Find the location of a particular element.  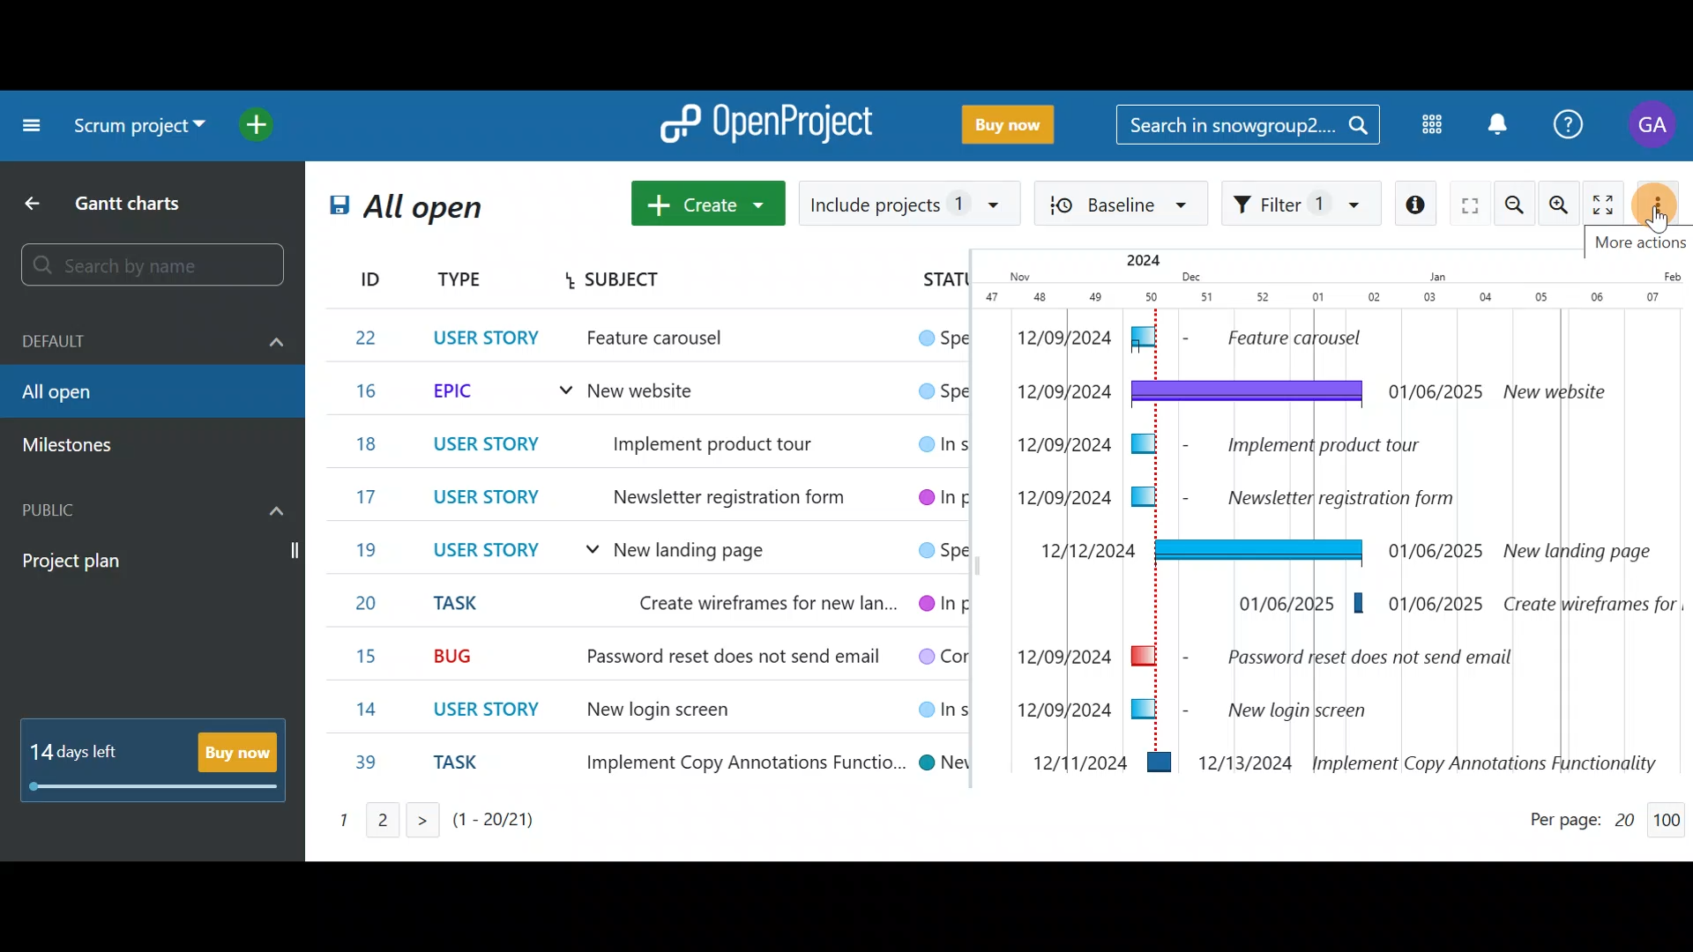

Help is located at coordinates (1572, 123).